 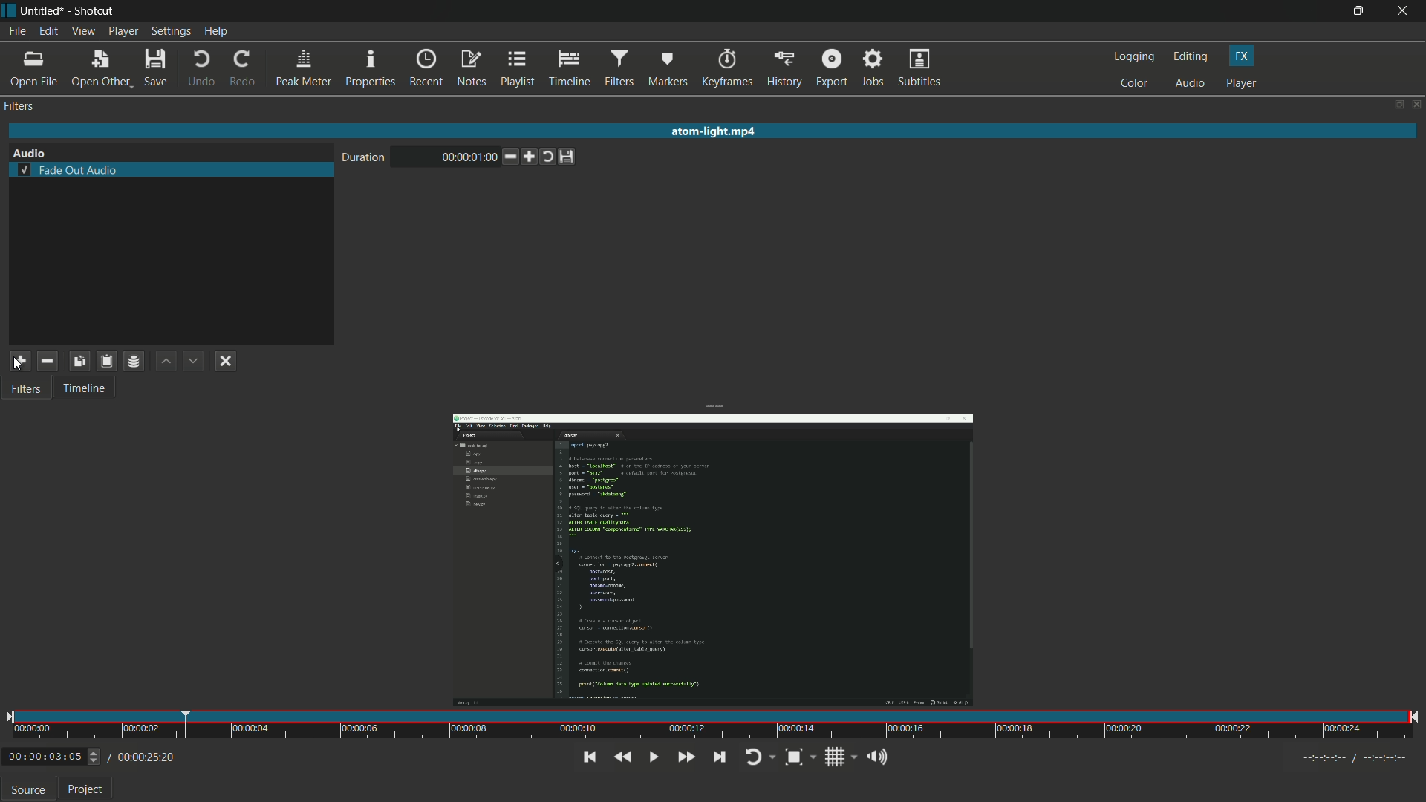 What do you see at coordinates (714, 133) in the screenshot?
I see `imported file name` at bounding box center [714, 133].